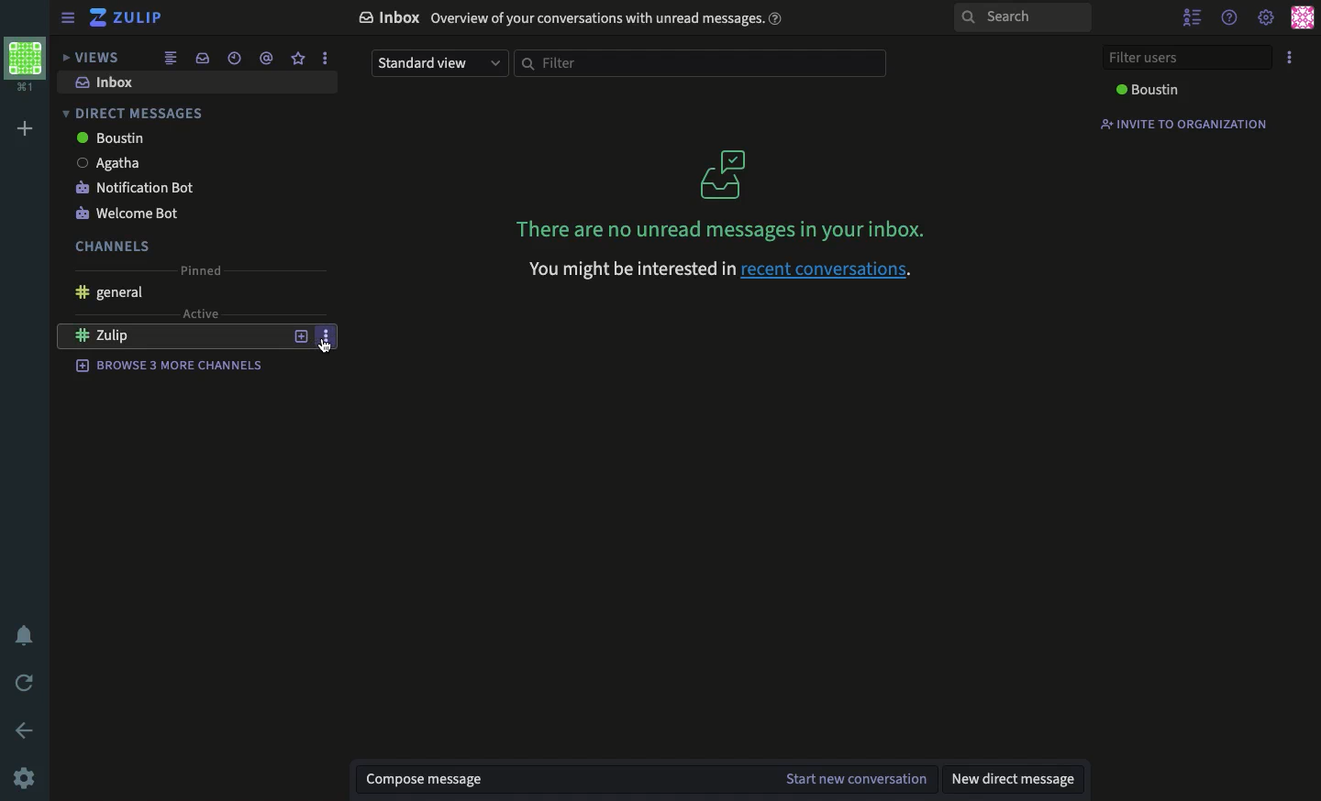 The height and width of the screenshot is (801, 1321). Describe the element at coordinates (1193, 19) in the screenshot. I see `hide user list` at that location.